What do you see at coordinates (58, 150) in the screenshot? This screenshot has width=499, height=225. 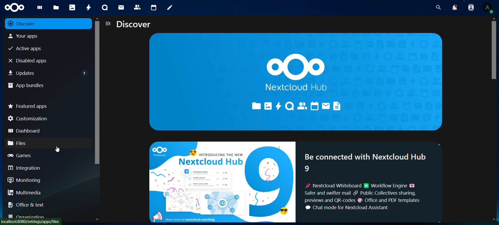 I see `cursor` at bounding box center [58, 150].